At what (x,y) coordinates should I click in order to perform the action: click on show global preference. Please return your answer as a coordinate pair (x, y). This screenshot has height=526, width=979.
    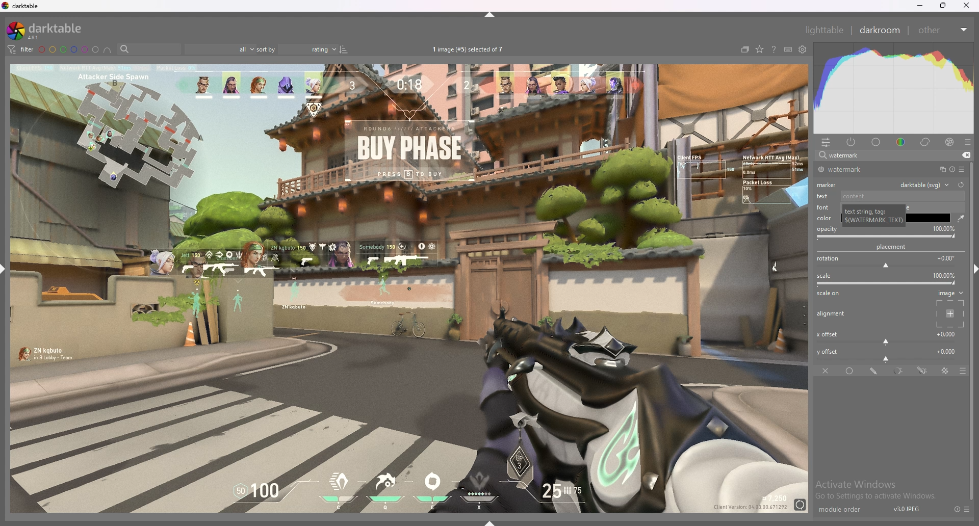
    Looking at the image, I should click on (803, 50).